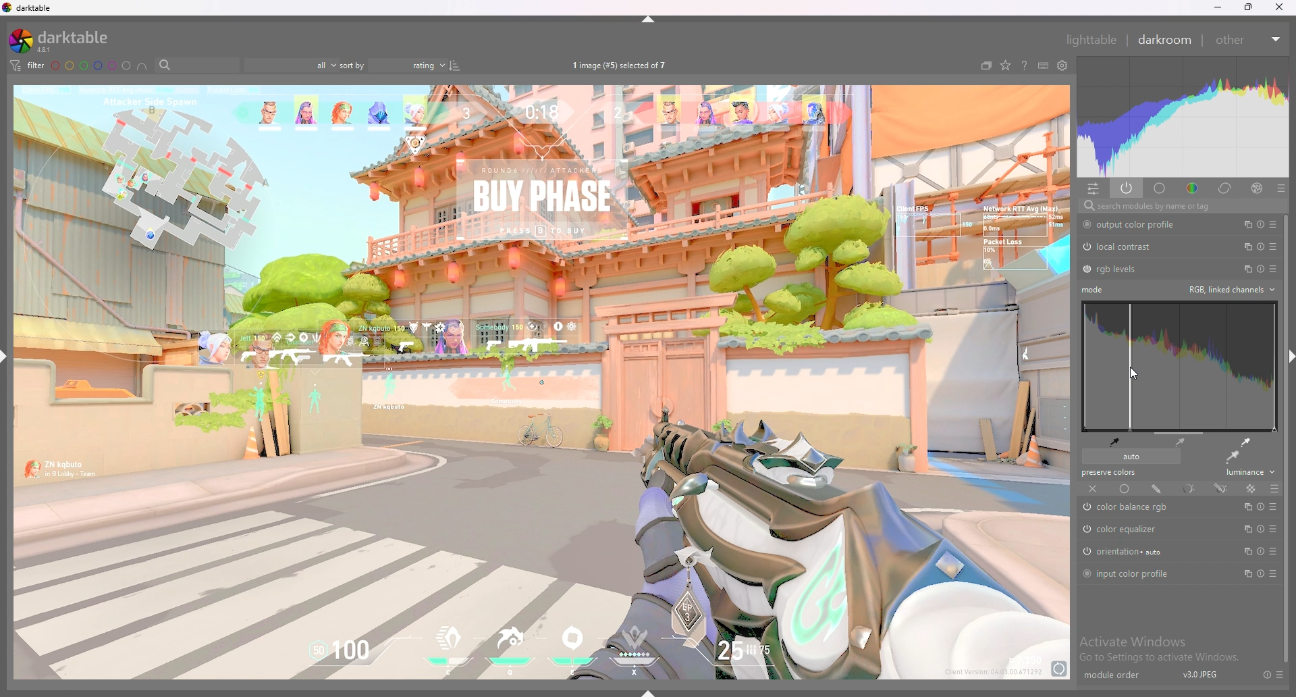 Image resolution: width=1296 pixels, height=697 pixels. What do you see at coordinates (1247, 474) in the screenshot?
I see `luminance` at bounding box center [1247, 474].